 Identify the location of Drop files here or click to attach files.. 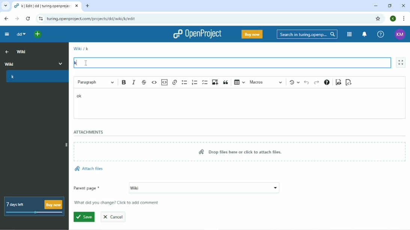
(240, 152).